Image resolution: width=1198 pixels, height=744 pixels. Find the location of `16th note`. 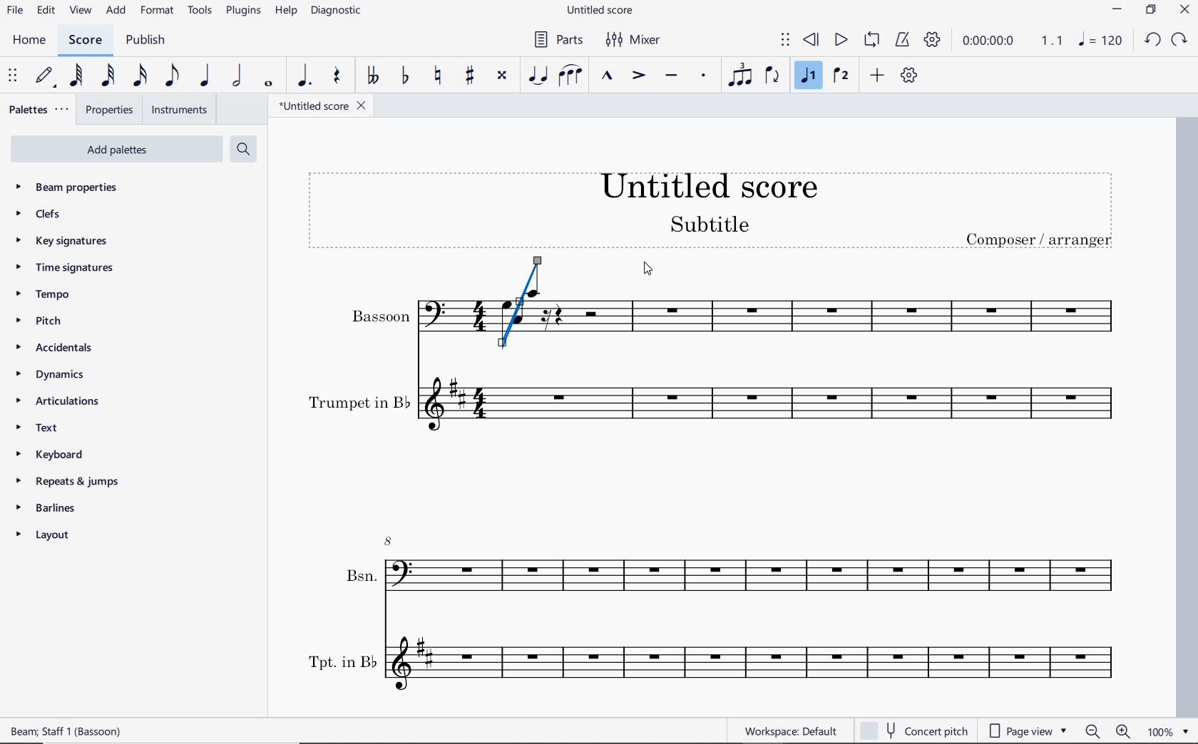

16th note is located at coordinates (140, 77).